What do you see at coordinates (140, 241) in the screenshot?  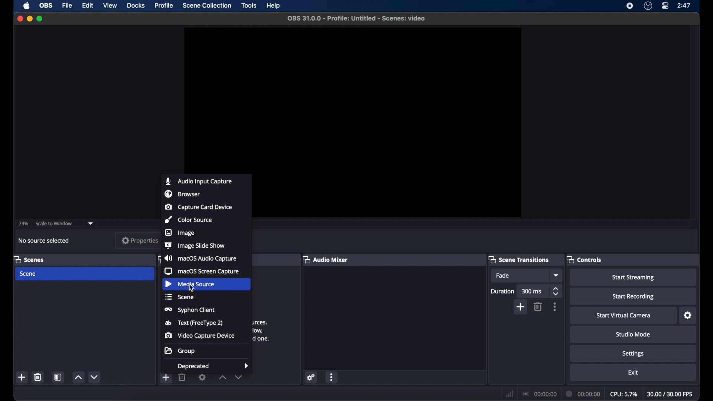 I see `properties` at bounding box center [140, 241].